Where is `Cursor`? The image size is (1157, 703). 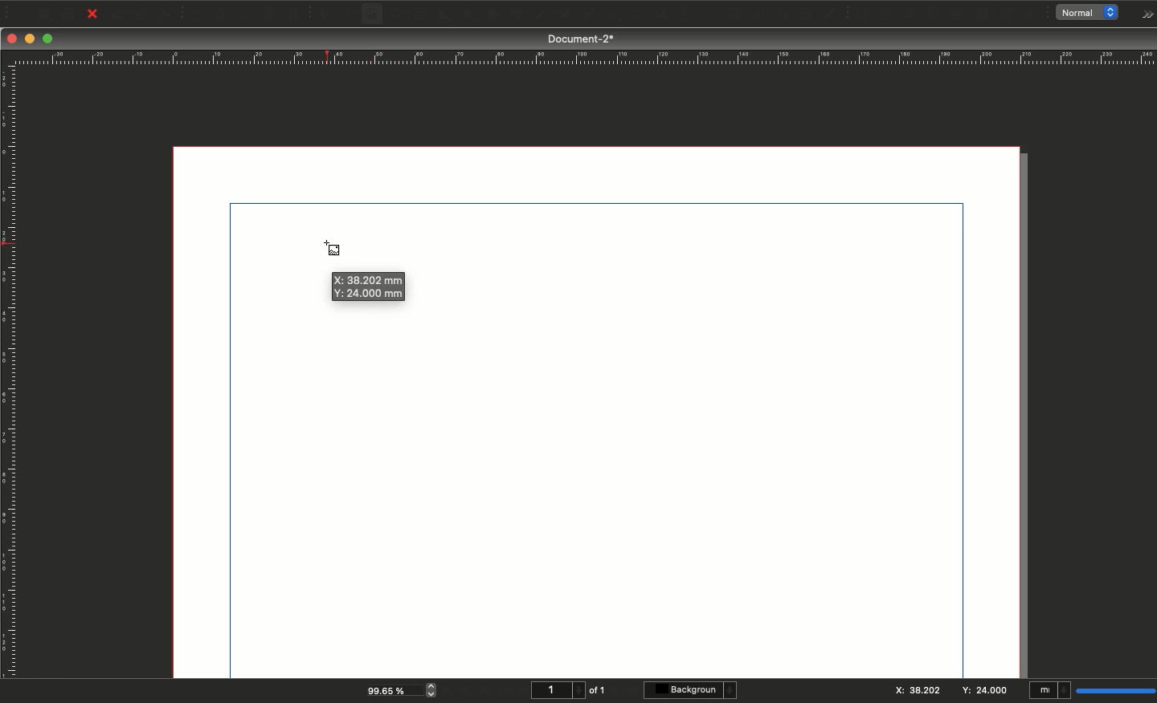 Cursor is located at coordinates (338, 247).